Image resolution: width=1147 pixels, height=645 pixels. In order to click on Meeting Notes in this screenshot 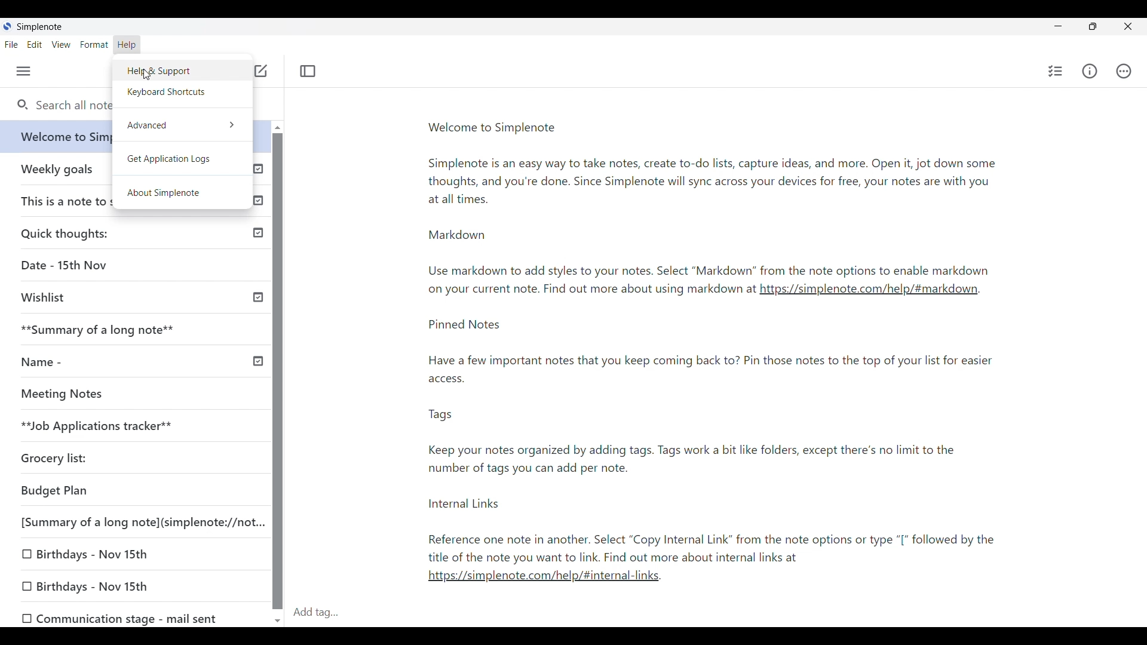, I will do `click(62, 394)`.